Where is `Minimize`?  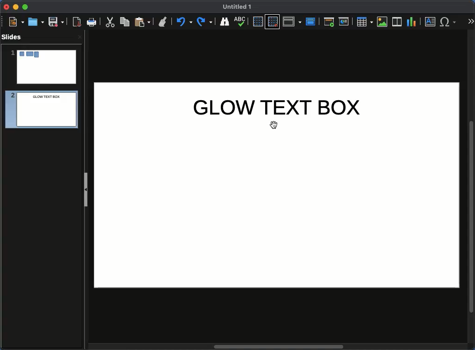
Minimize is located at coordinates (15, 6).